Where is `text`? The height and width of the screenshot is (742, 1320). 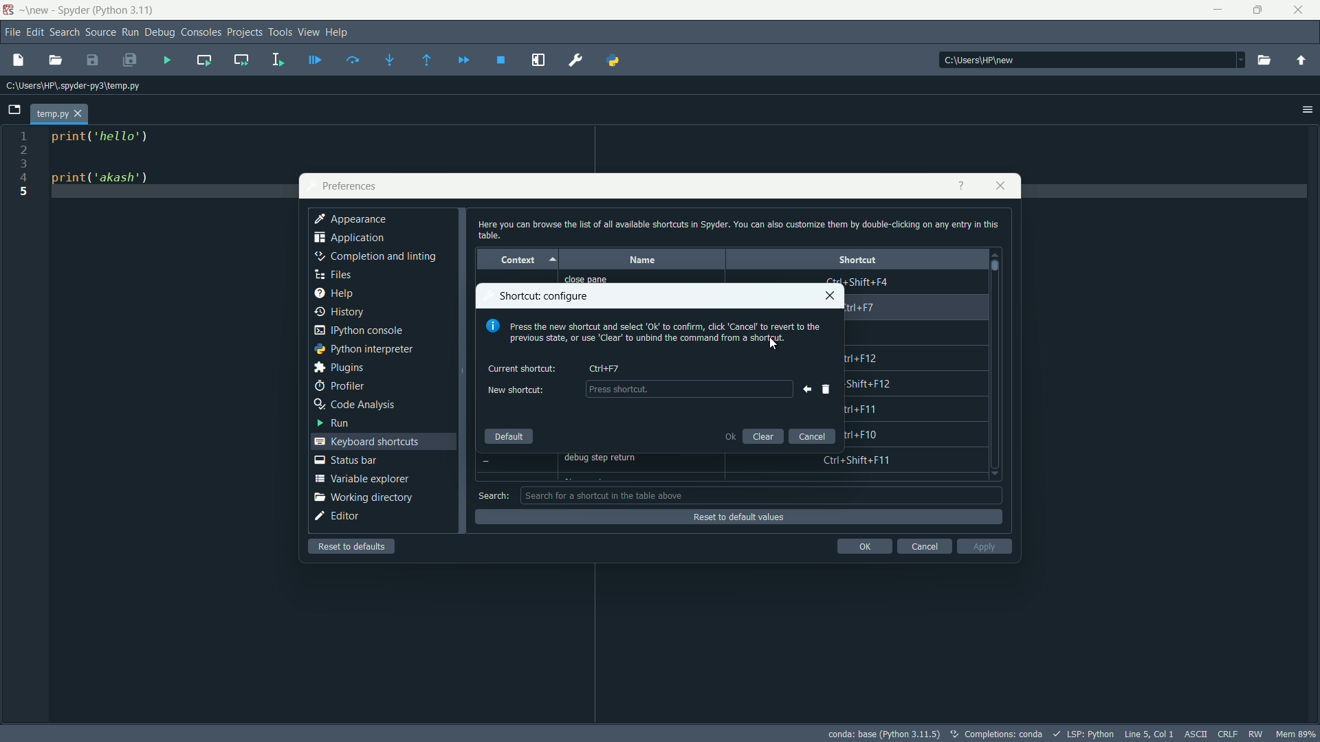
text is located at coordinates (655, 333).